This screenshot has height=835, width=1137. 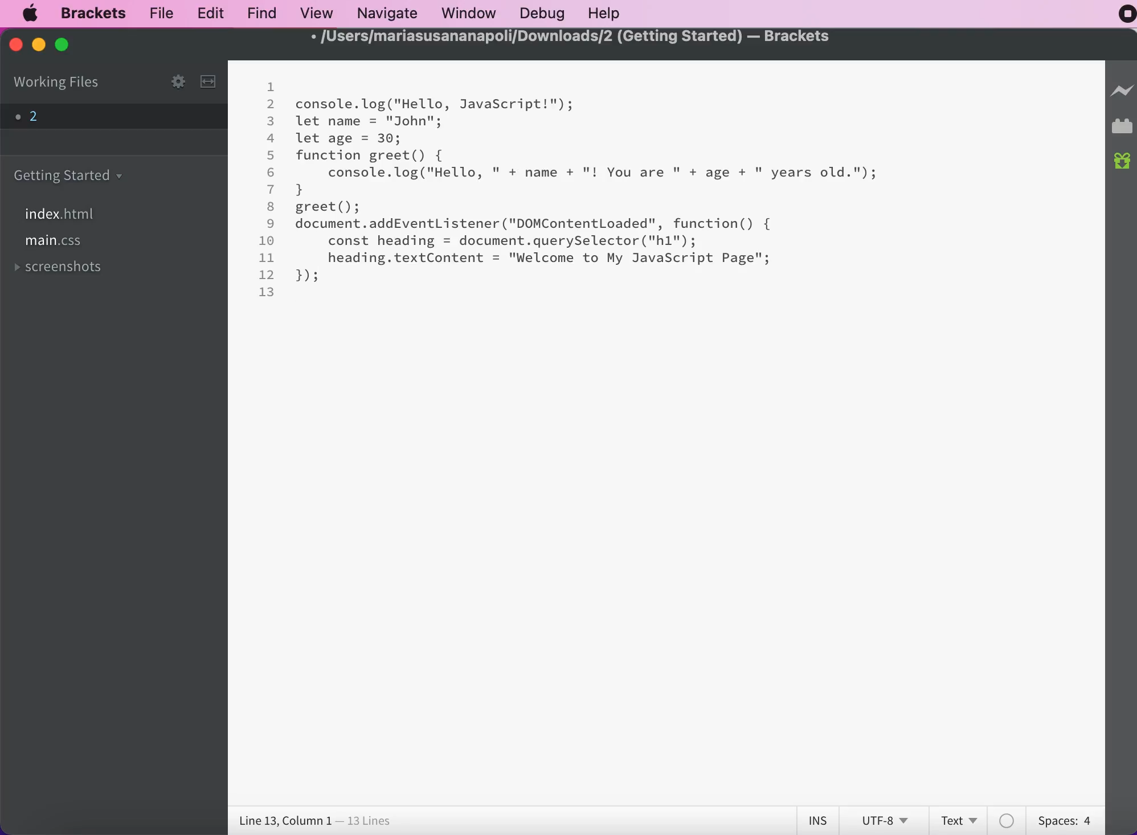 What do you see at coordinates (467, 14) in the screenshot?
I see `window` at bounding box center [467, 14].